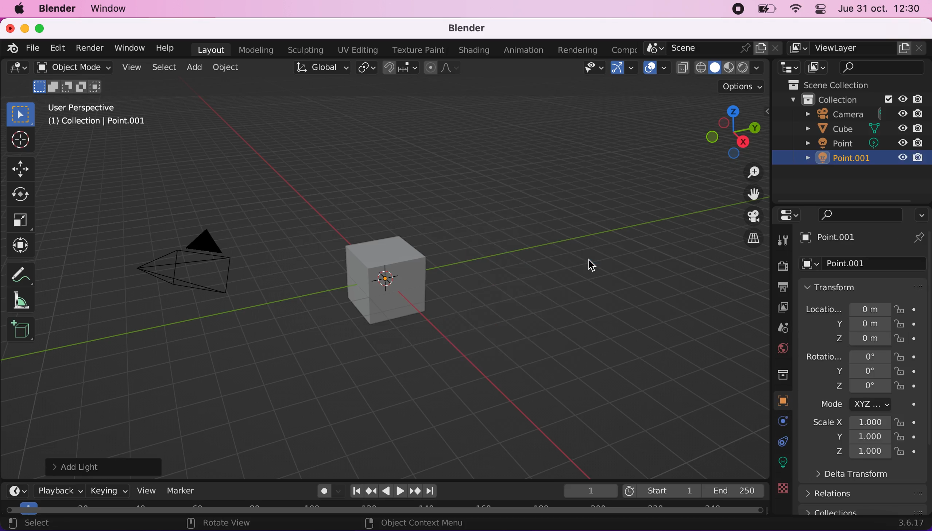  Describe the element at coordinates (858, 387) in the screenshot. I see `z 0` at that location.